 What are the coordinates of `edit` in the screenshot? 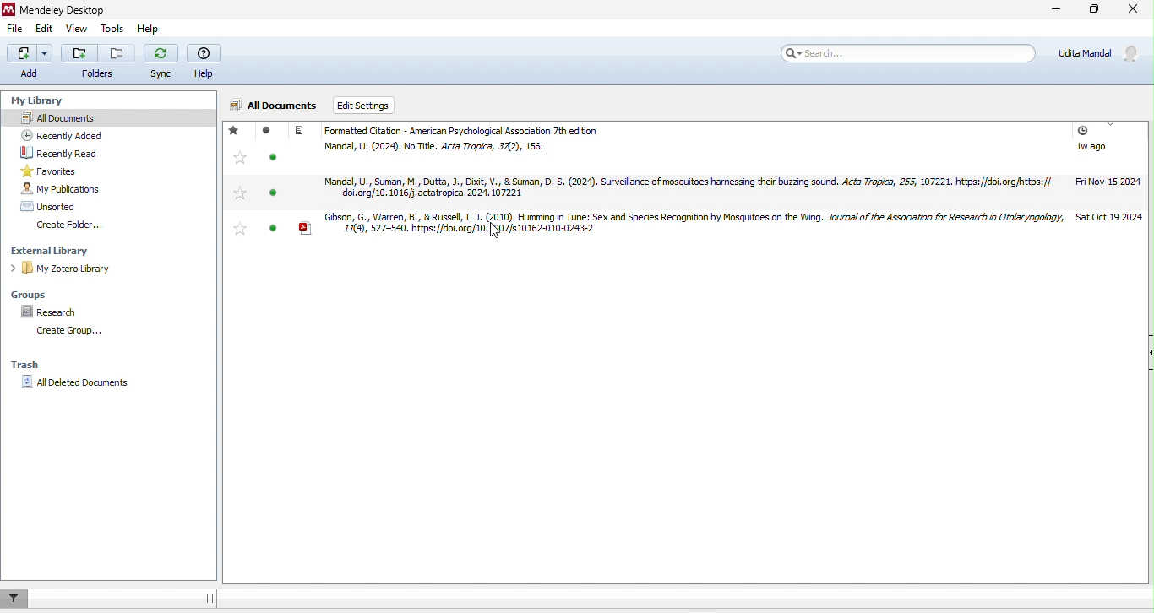 It's located at (48, 29).